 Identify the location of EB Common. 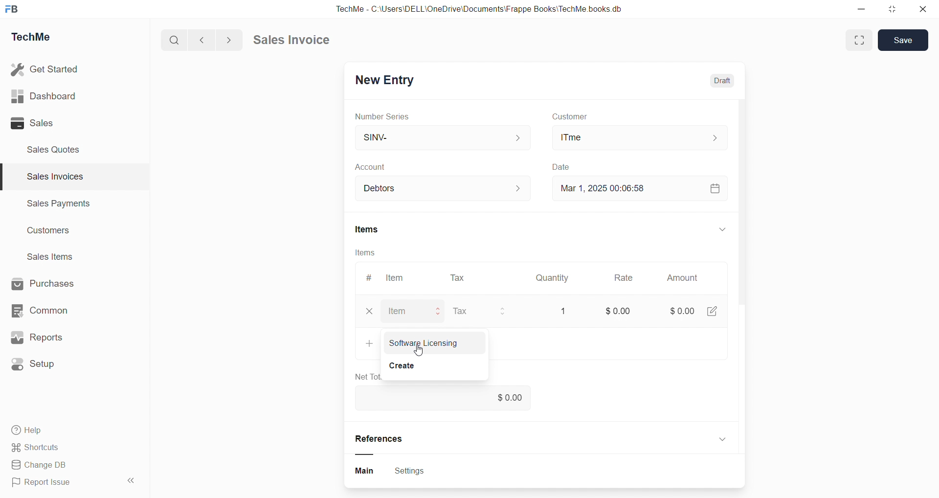
(49, 310).